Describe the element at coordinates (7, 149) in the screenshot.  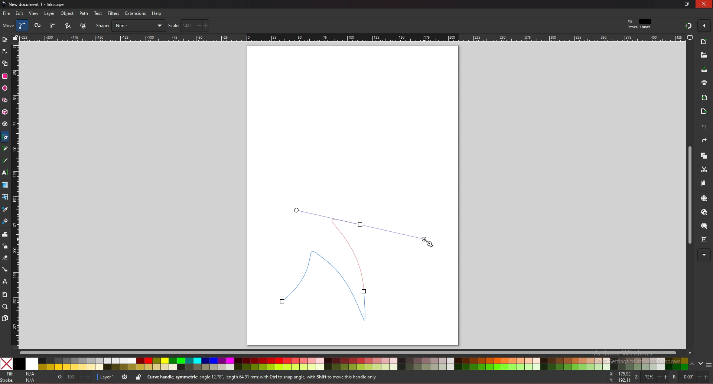
I see `pencil` at that location.